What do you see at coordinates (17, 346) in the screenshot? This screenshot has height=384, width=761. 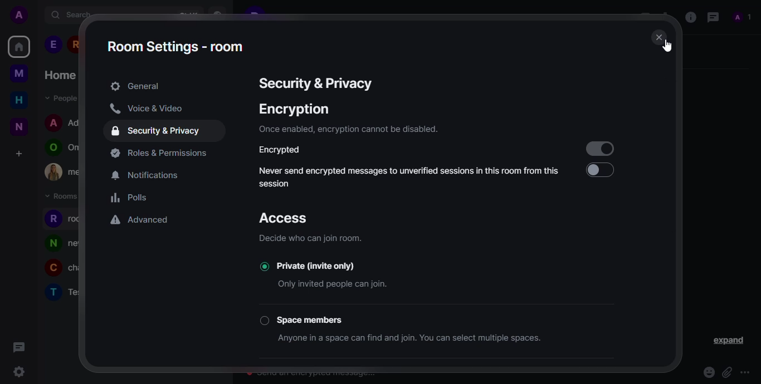 I see `threads` at bounding box center [17, 346].